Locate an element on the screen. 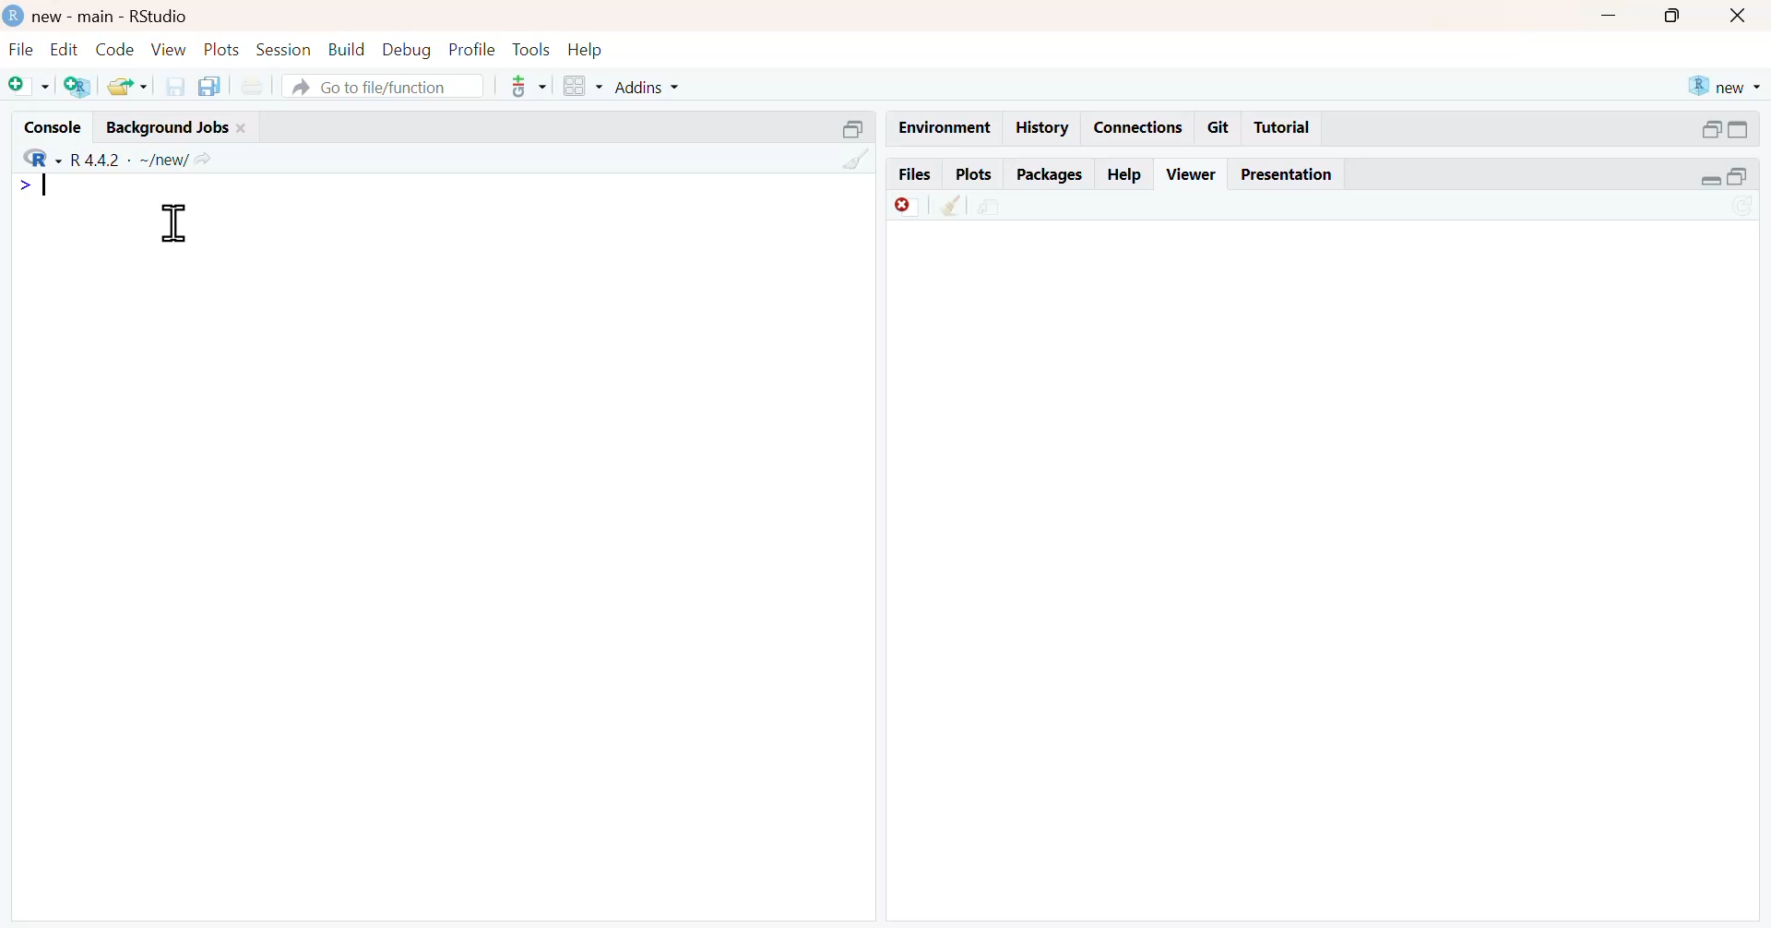 The height and width of the screenshot is (928, 1771). new is located at coordinates (1724, 86).